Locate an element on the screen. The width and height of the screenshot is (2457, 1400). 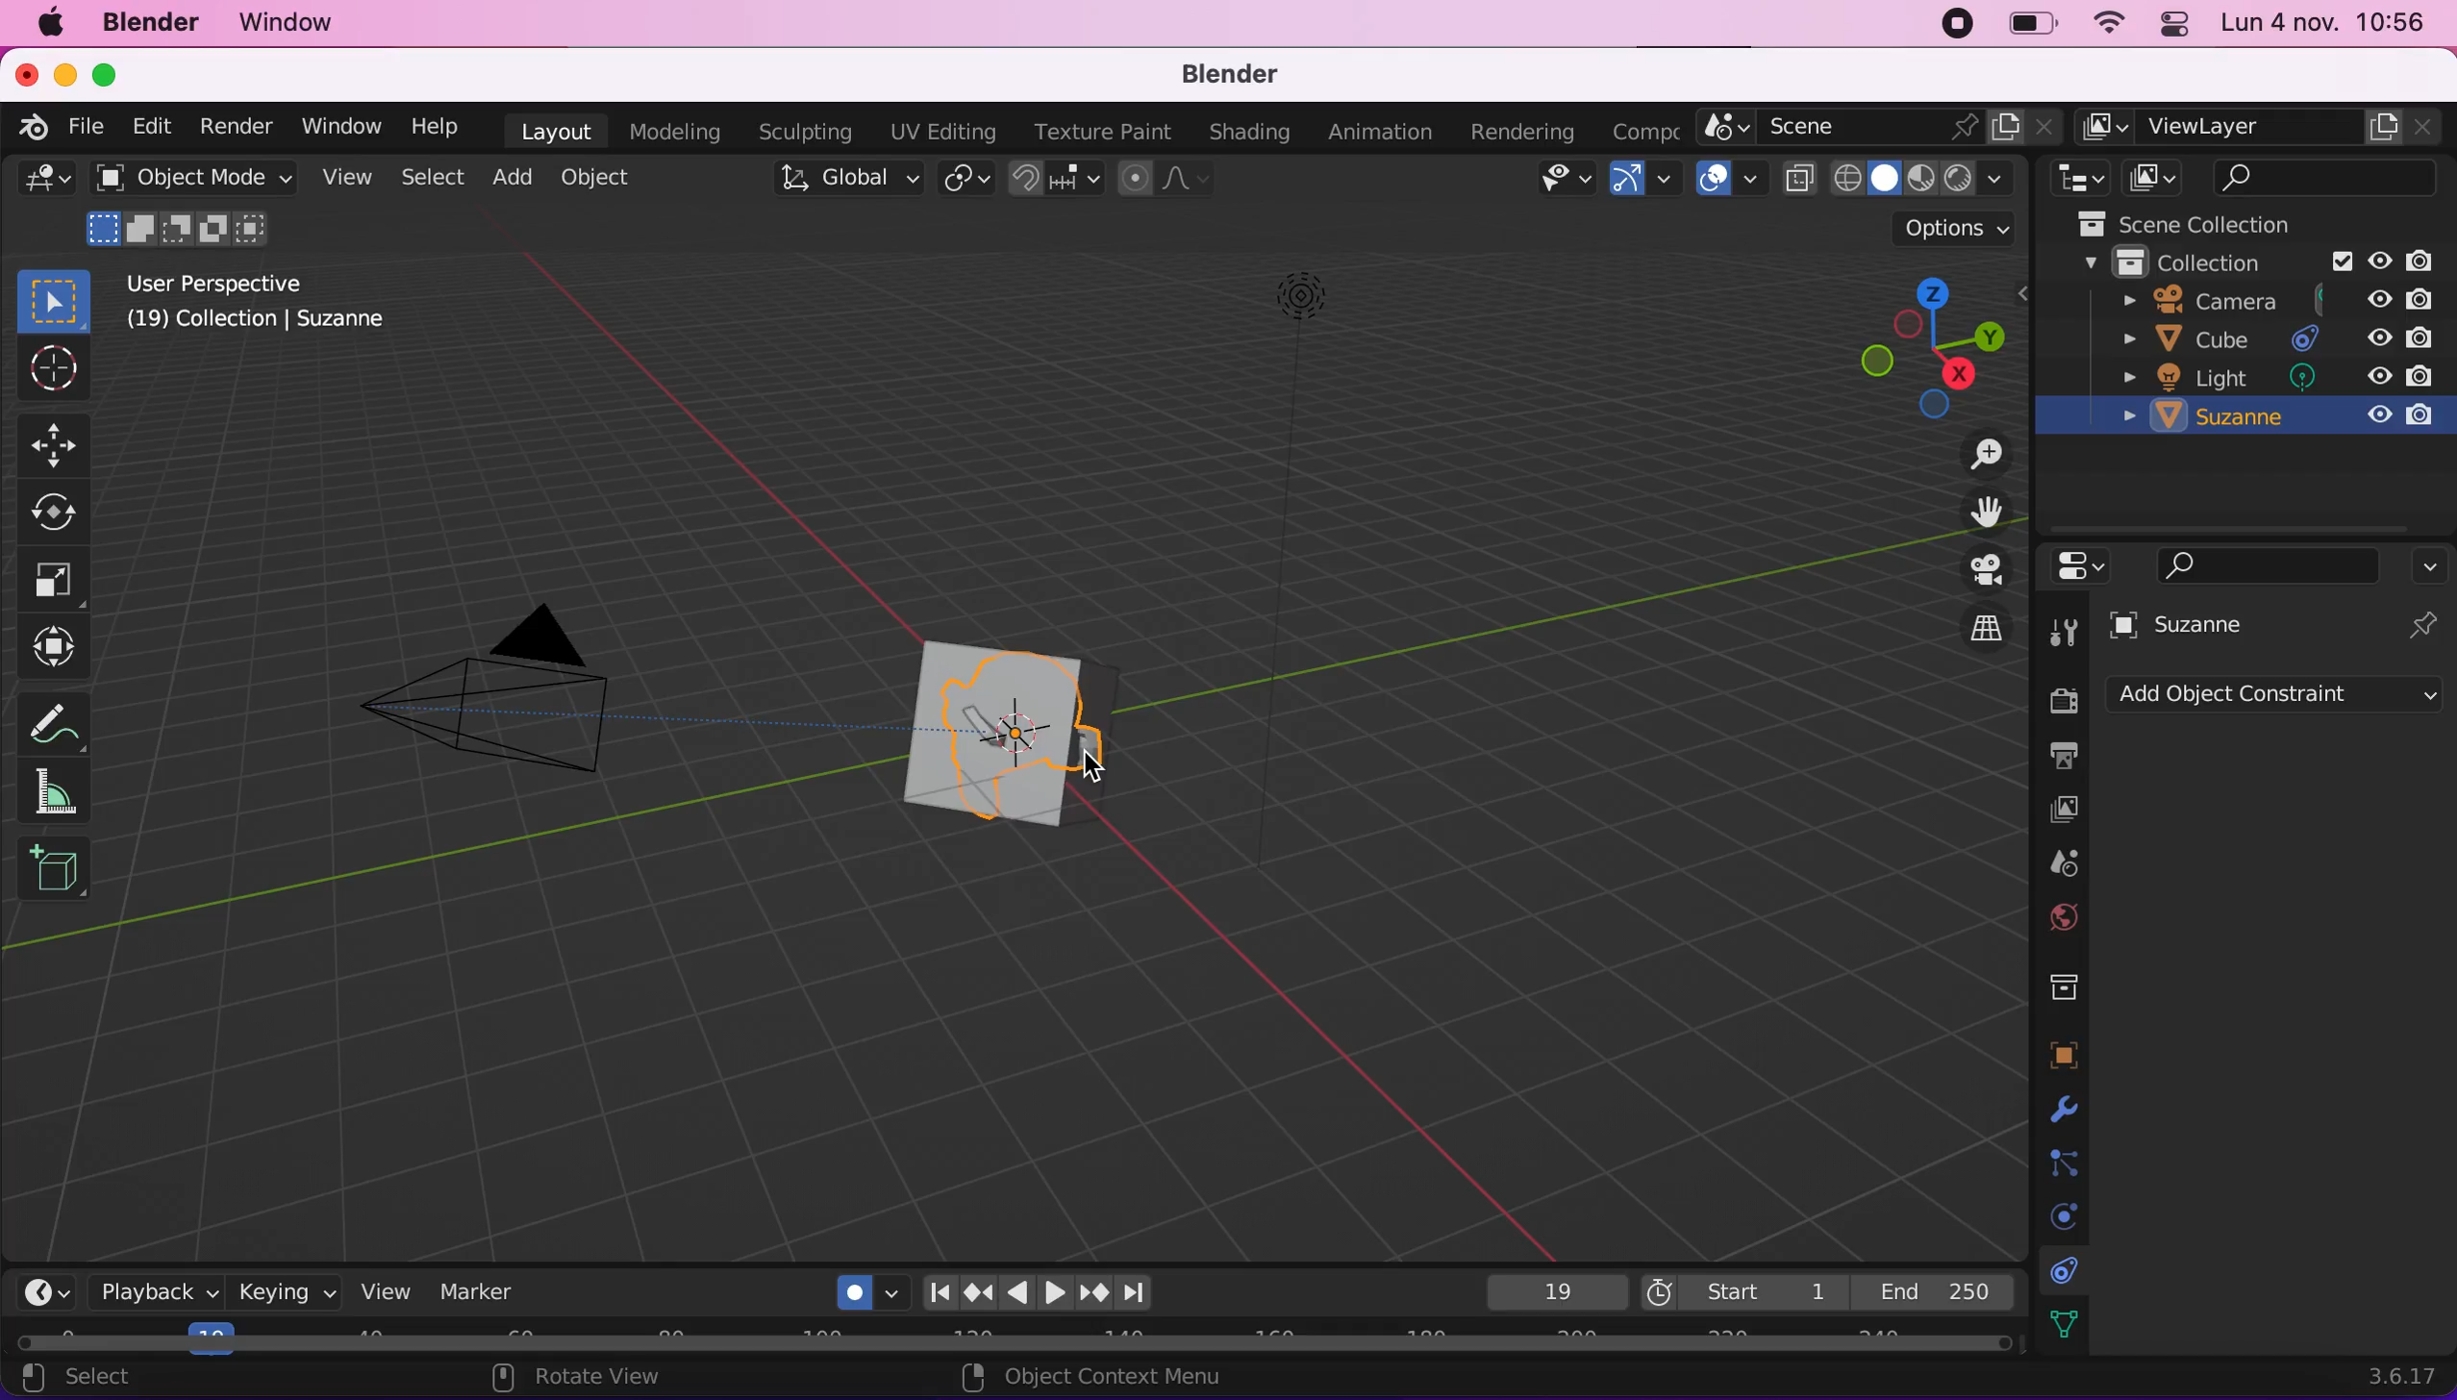
collection is located at coordinates (2267, 263).